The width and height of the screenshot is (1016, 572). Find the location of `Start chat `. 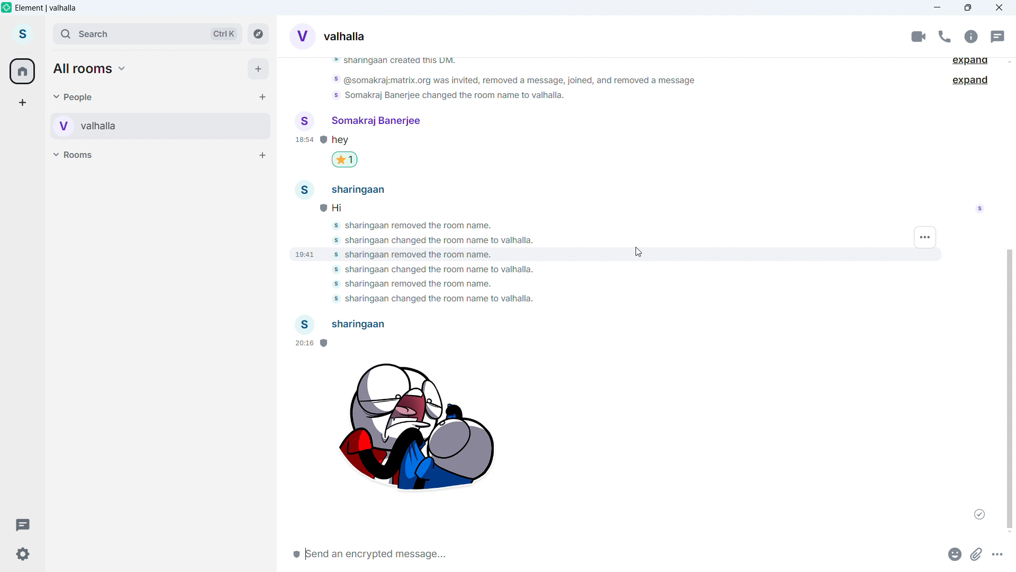

Start chat  is located at coordinates (261, 96).